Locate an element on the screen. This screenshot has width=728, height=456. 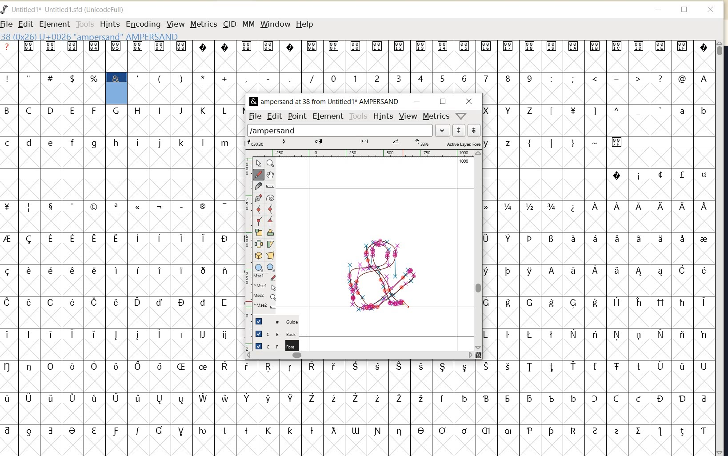
change whether spiro is active or not is located at coordinates (270, 198).